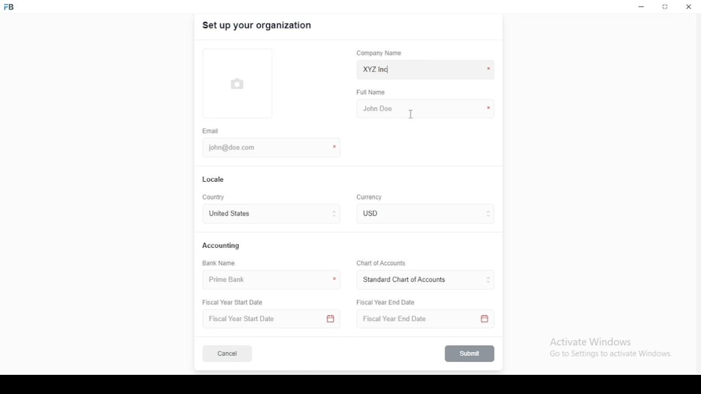 The image size is (701, 394). I want to click on Chart of Accounts, so click(380, 263).